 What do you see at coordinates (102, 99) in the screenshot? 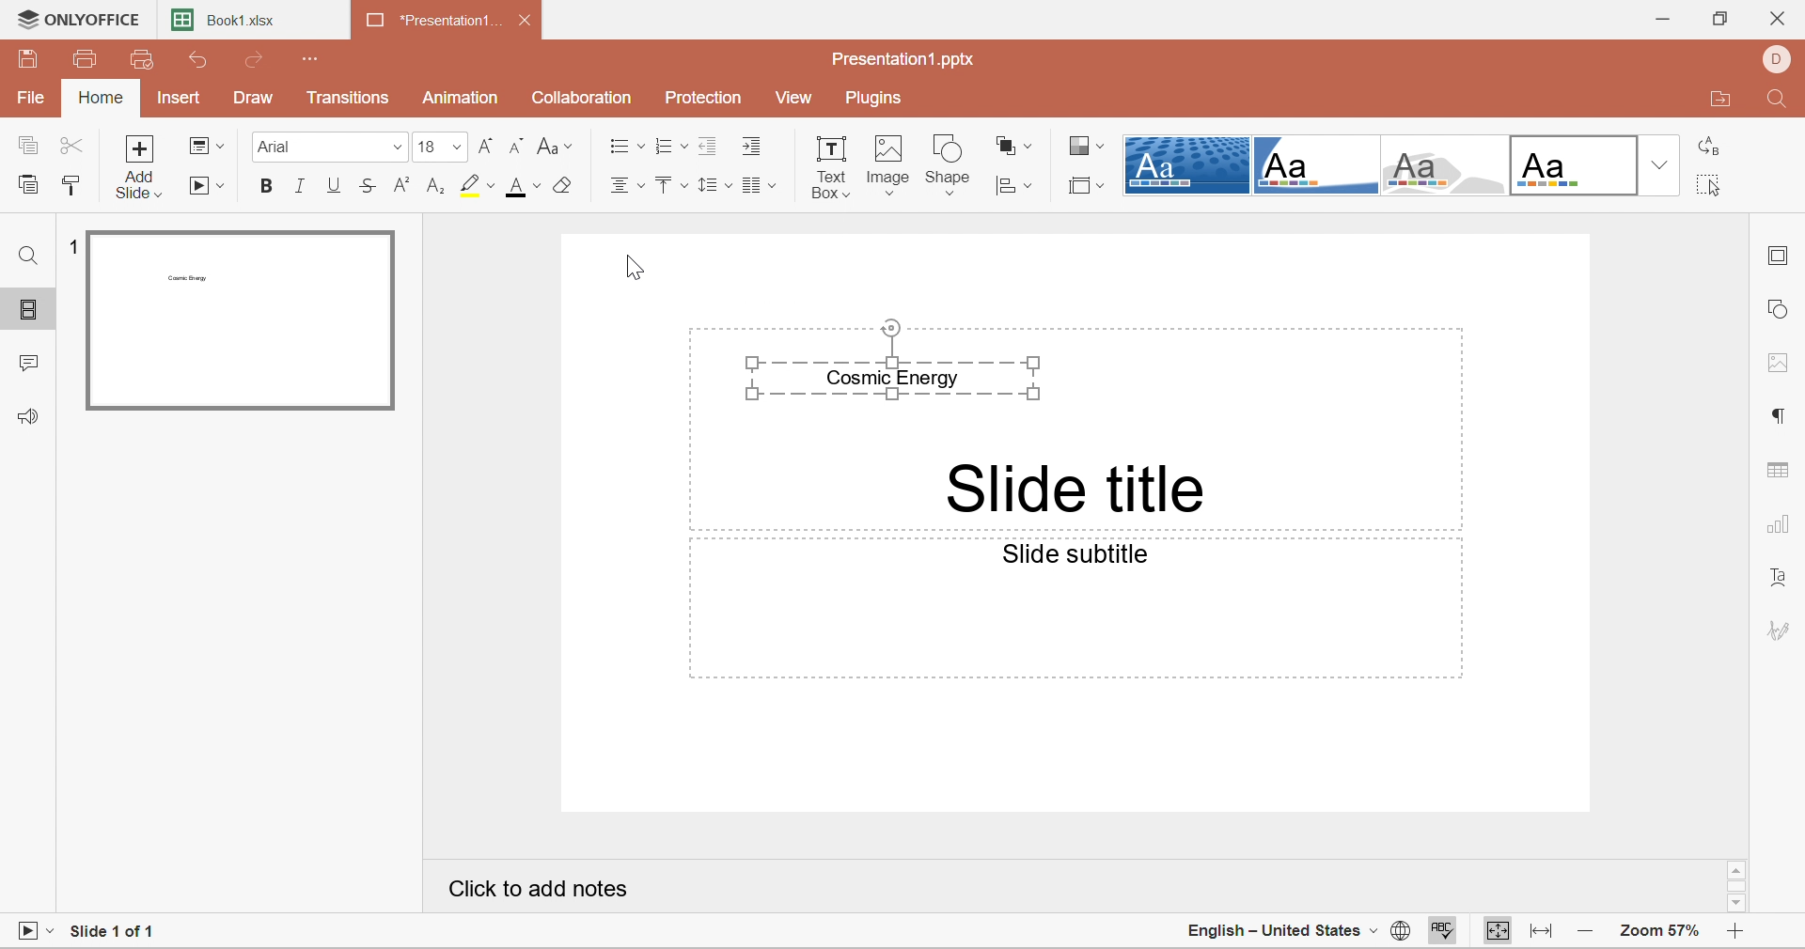
I see `Home` at bounding box center [102, 99].